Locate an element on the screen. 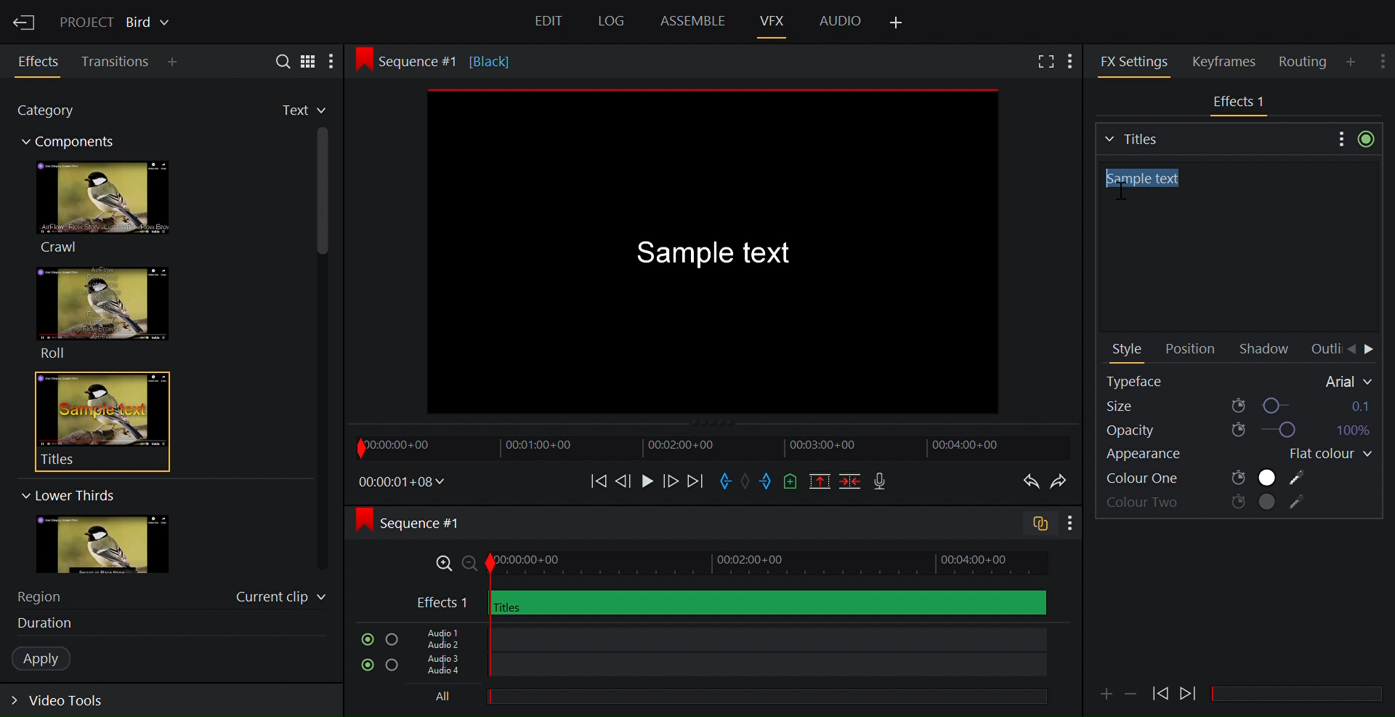 Image resolution: width=1395 pixels, height=717 pixels. Show settings menu is located at coordinates (1384, 58).